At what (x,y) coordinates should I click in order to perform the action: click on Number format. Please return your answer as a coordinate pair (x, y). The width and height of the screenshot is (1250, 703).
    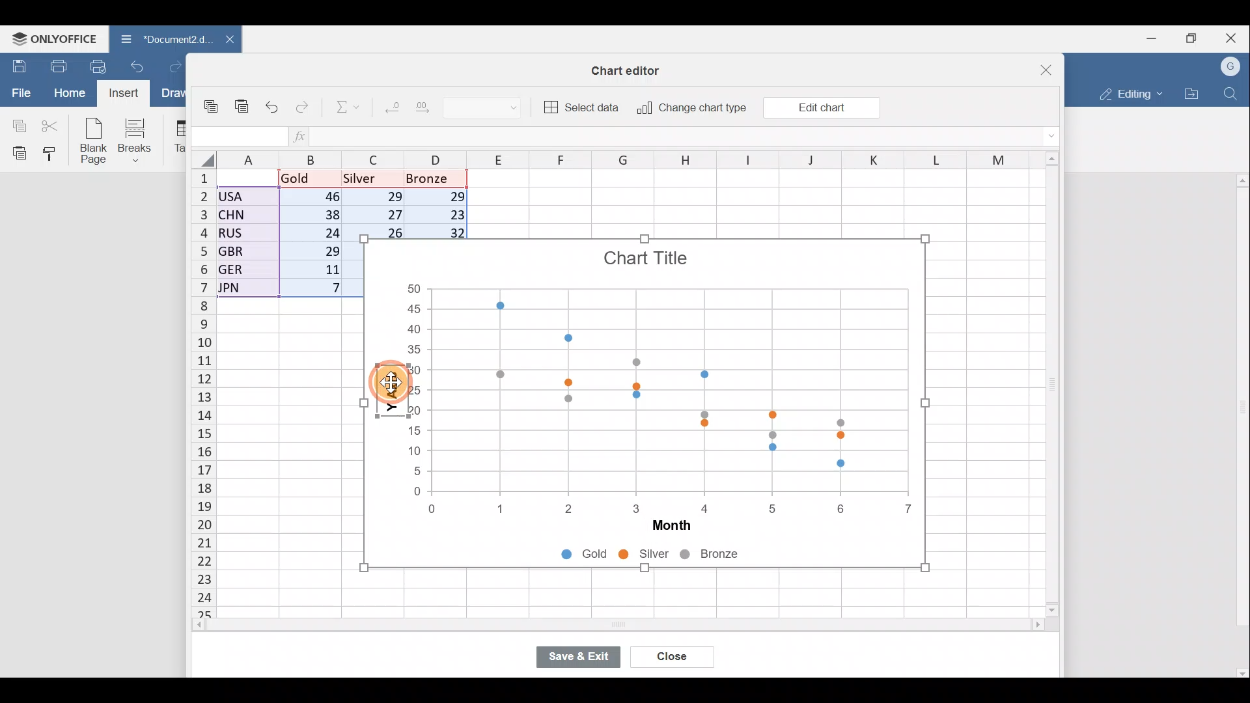
    Looking at the image, I should click on (493, 109).